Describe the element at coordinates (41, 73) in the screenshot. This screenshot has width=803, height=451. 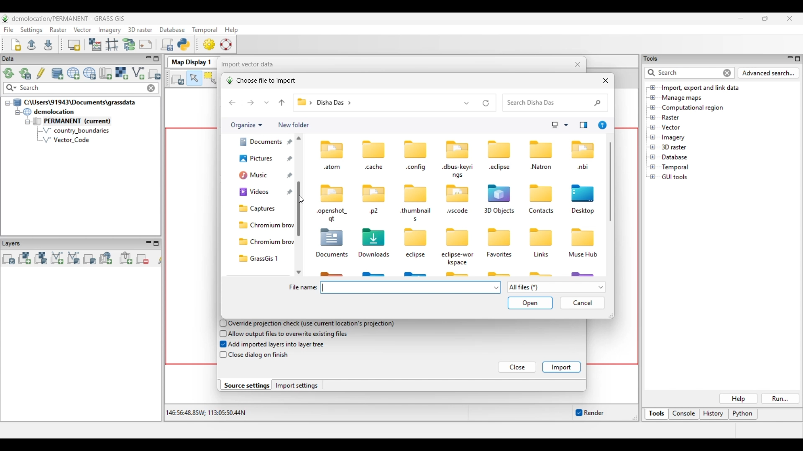
I see `Allow edits outside of the current mapset` at that location.